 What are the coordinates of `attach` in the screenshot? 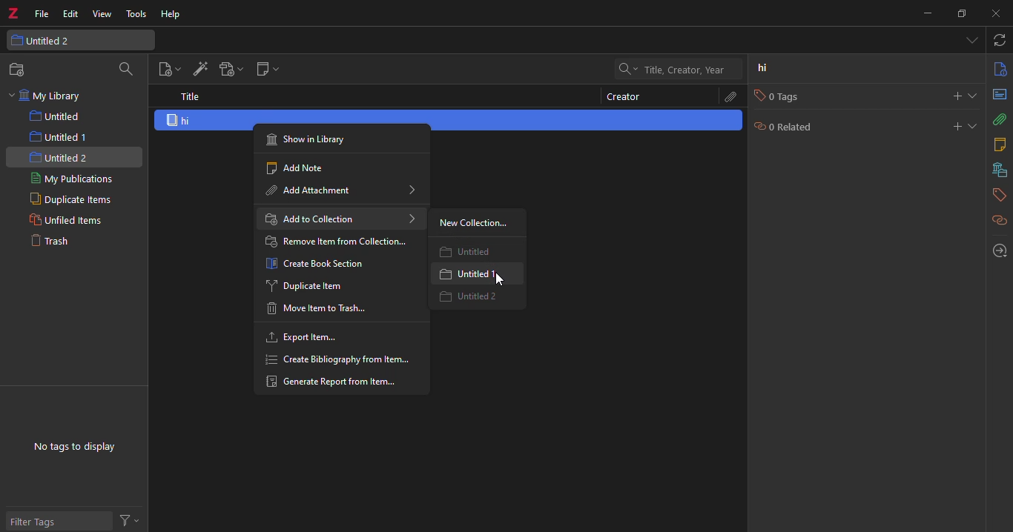 It's located at (999, 121).